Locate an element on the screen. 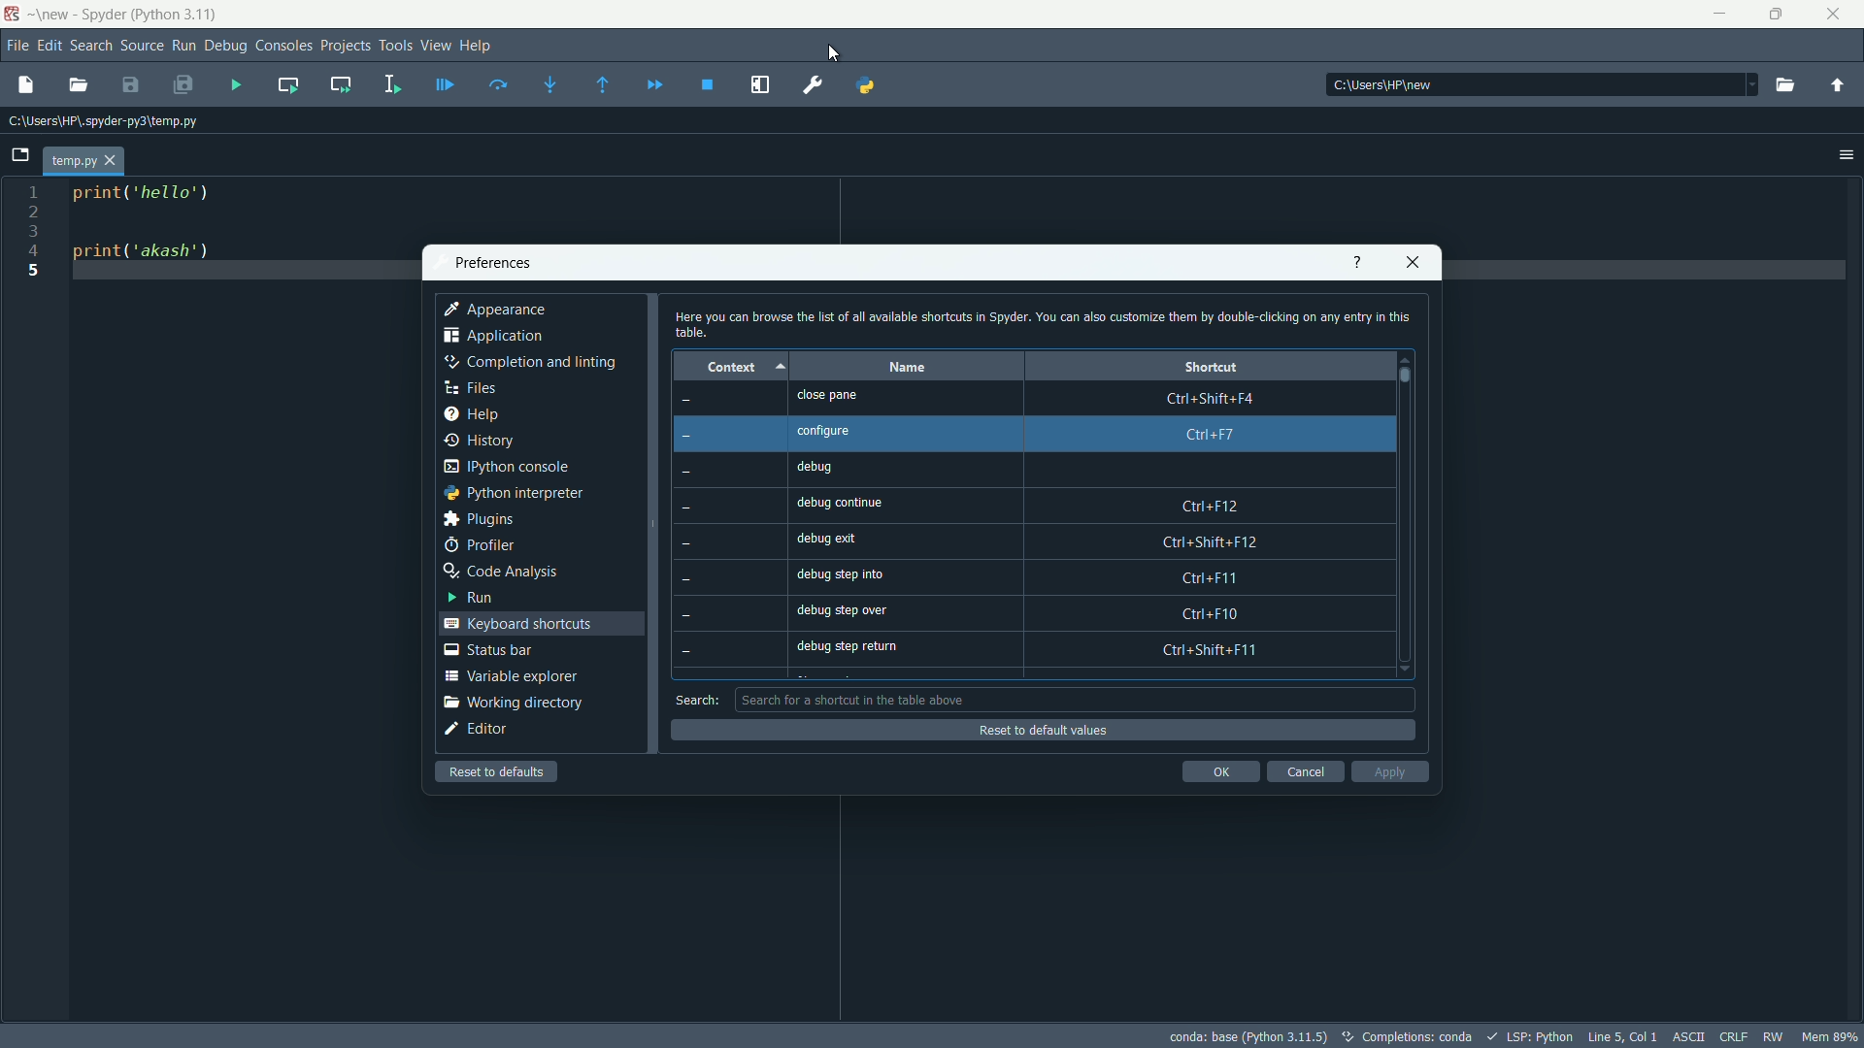 Image resolution: width=1864 pixels, height=1048 pixels. debug menu is located at coordinates (227, 47).